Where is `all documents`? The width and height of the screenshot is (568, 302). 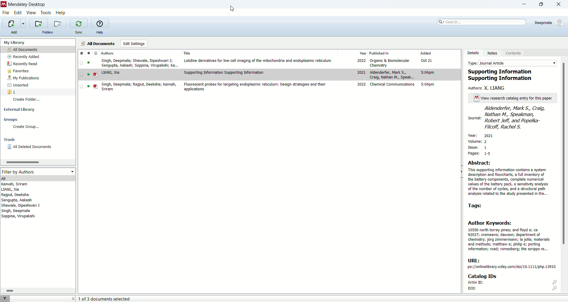 all documents is located at coordinates (38, 49).